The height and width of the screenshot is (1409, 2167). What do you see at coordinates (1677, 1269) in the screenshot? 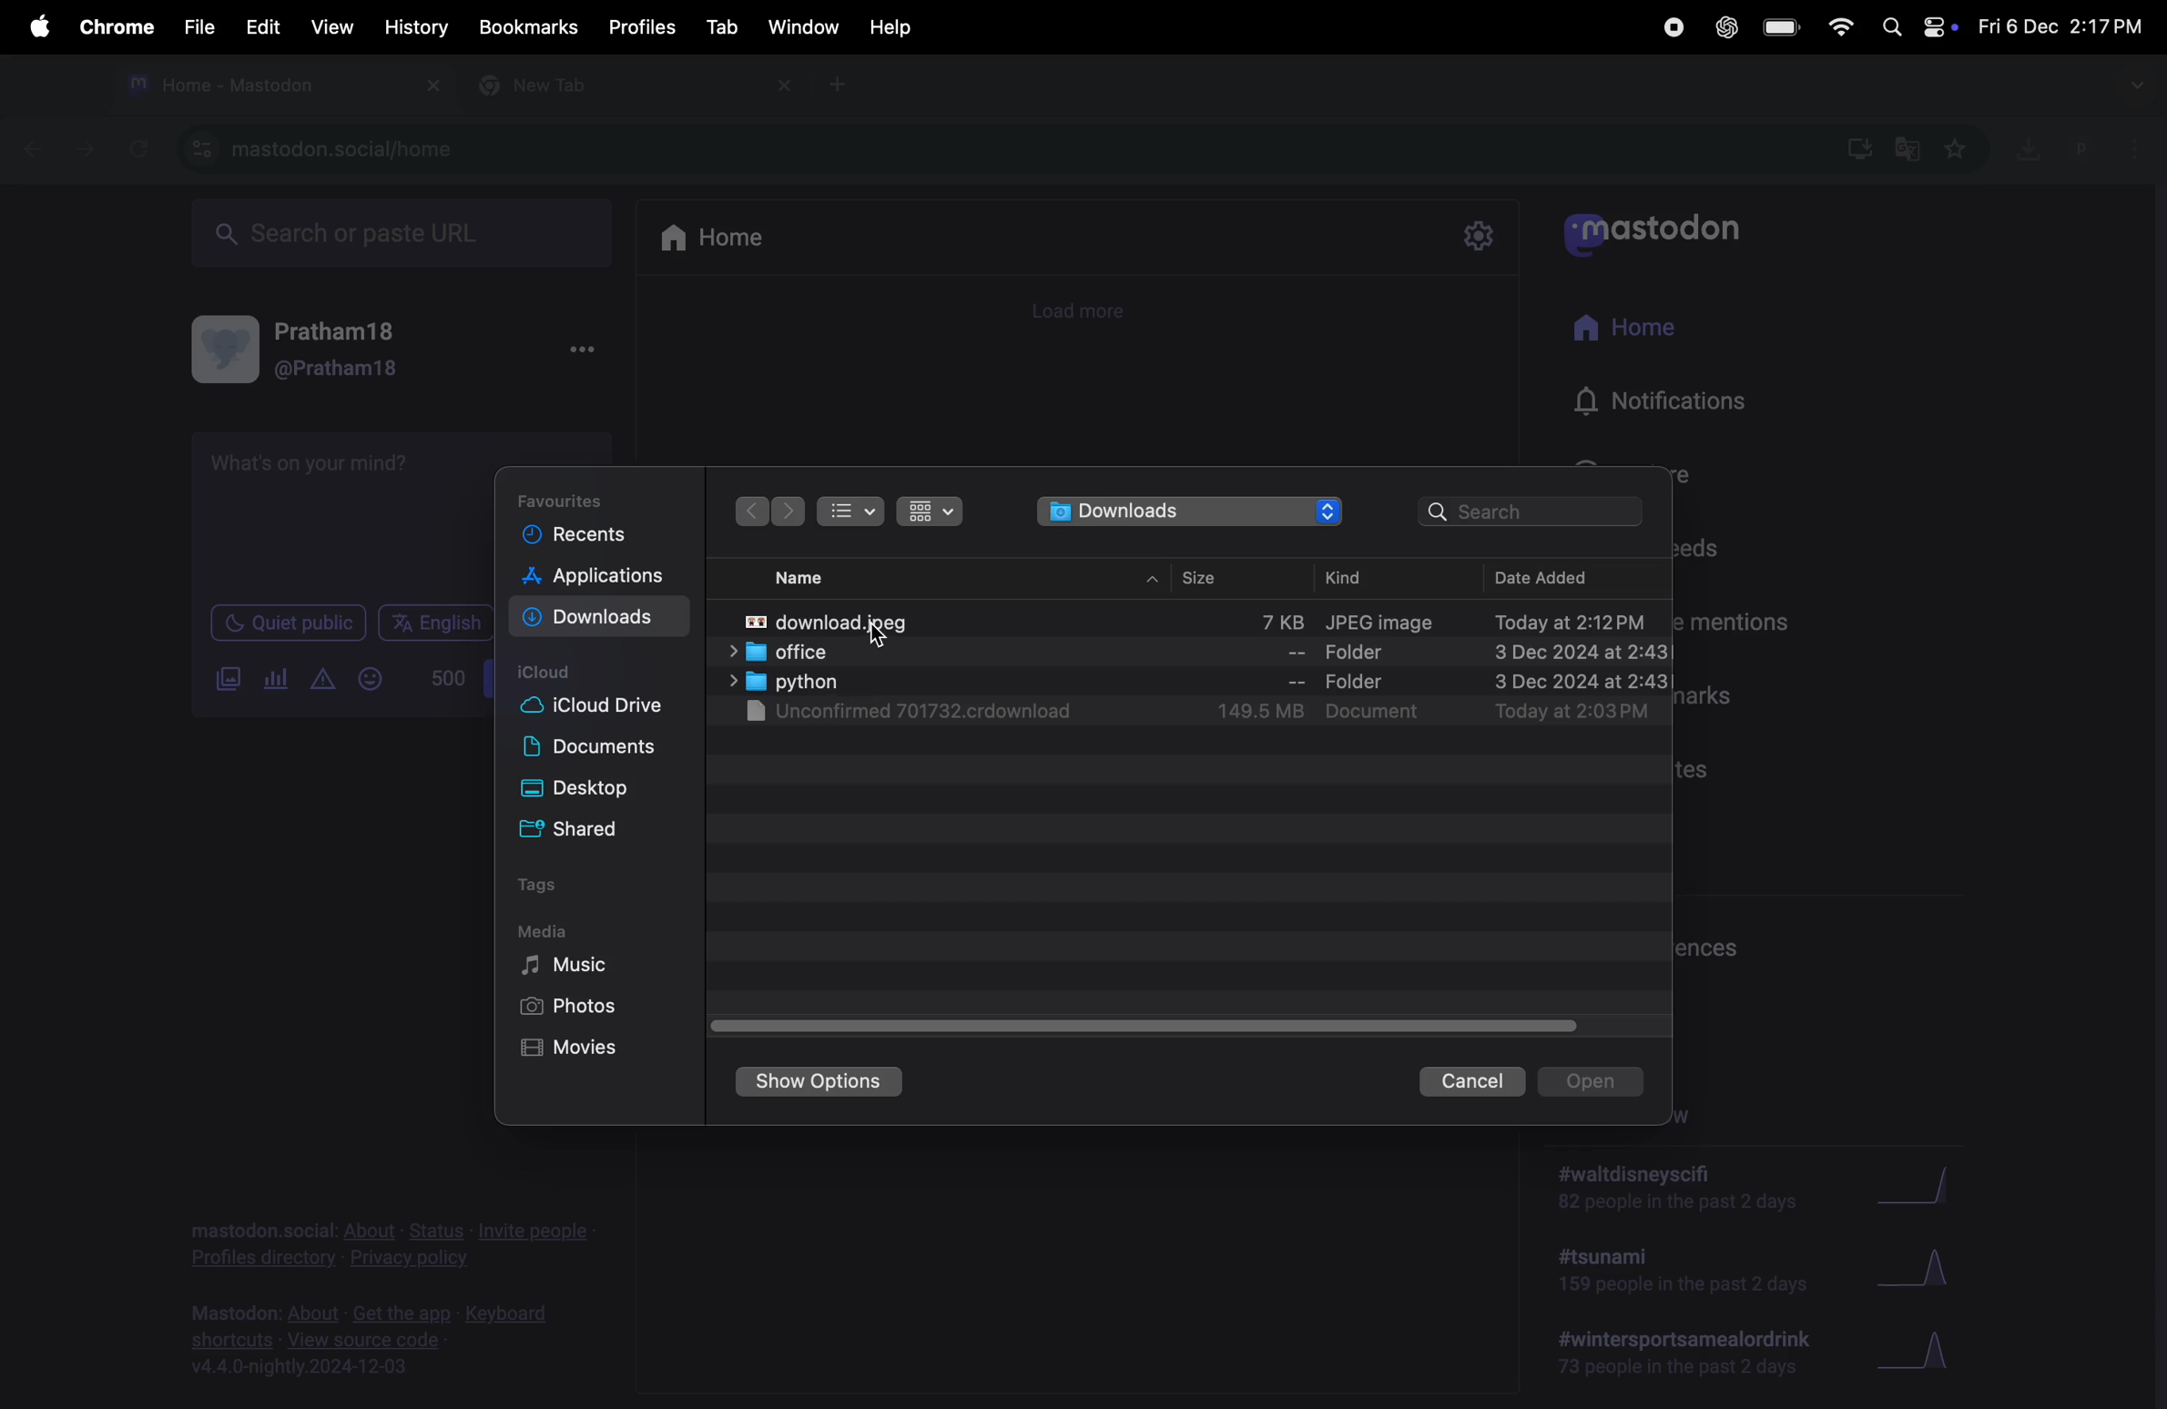
I see `#tsunami` at bounding box center [1677, 1269].